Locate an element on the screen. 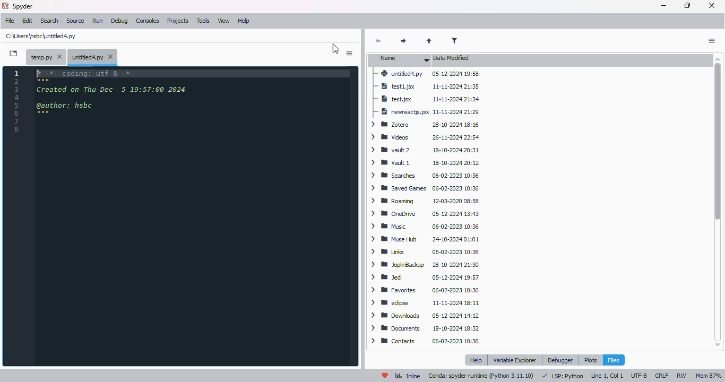 The width and height of the screenshot is (725, 382). videos is located at coordinates (423, 164).